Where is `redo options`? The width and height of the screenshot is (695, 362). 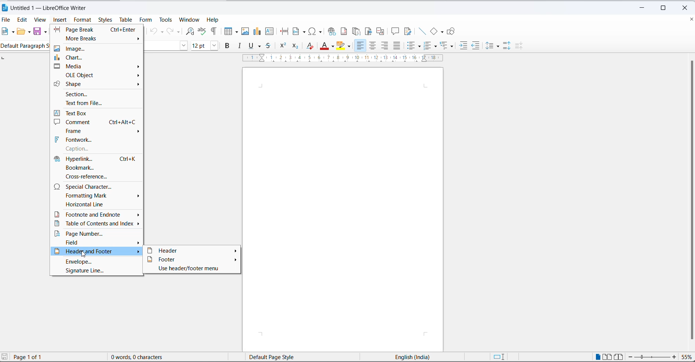
redo options is located at coordinates (179, 32).